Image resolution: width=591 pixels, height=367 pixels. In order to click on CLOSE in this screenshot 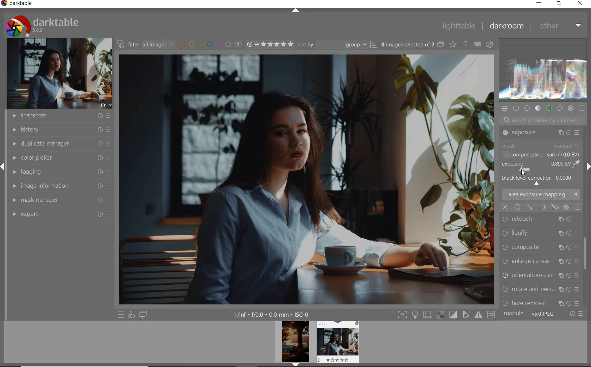, I will do `click(580, 4)`.